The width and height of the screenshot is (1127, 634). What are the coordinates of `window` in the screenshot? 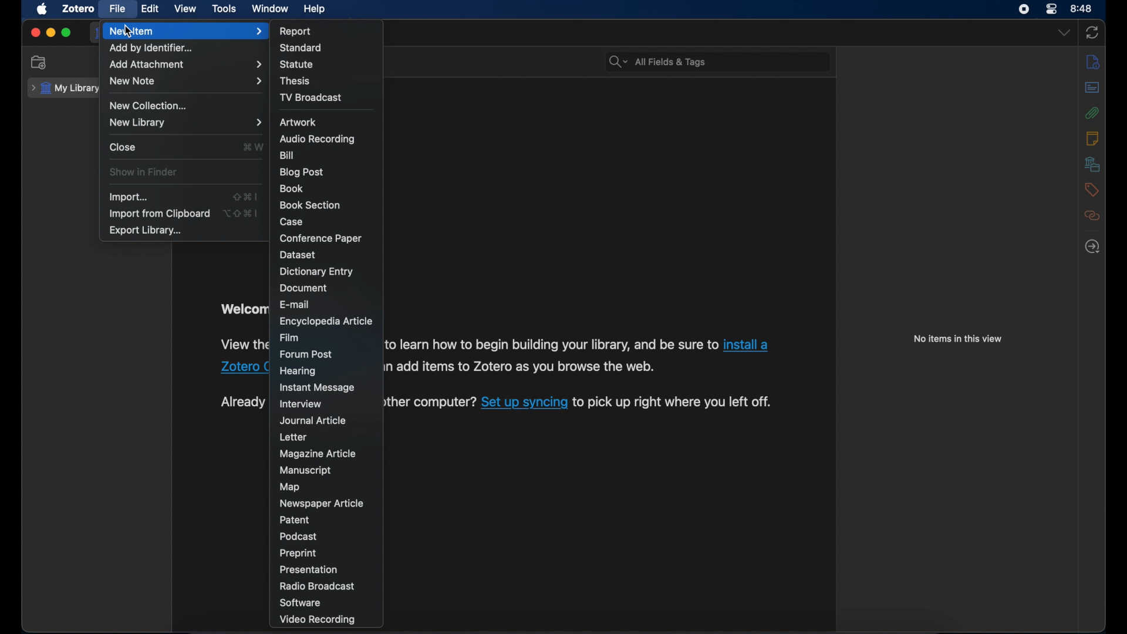 It's located at (270, 9).